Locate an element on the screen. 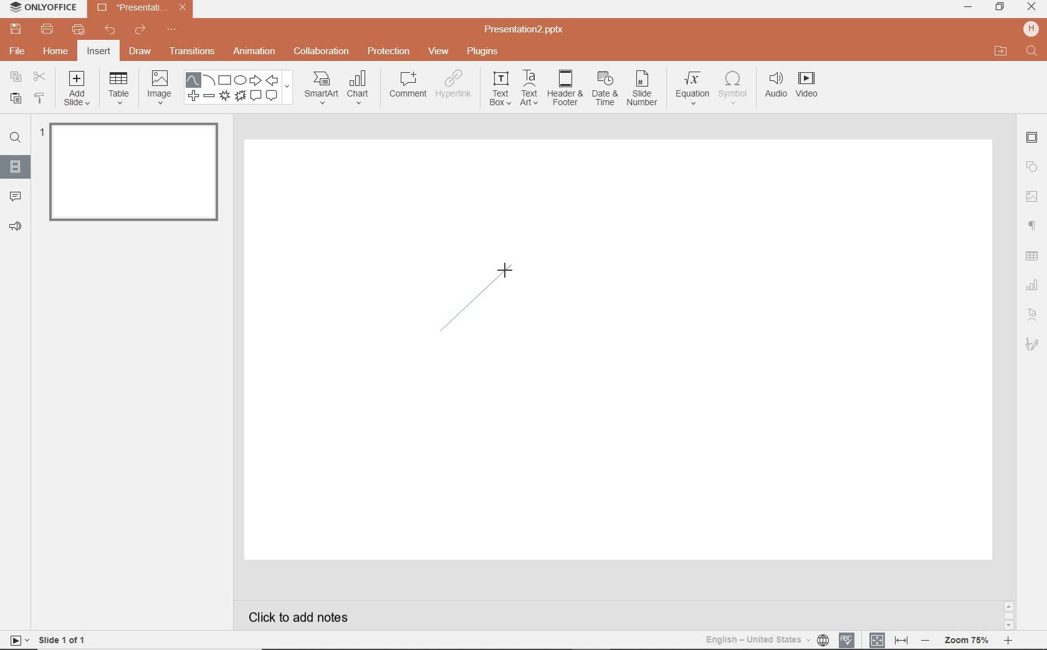 The width and height of the screenshot is (1047, 650). image settings is located at coordinates (1032, 196).